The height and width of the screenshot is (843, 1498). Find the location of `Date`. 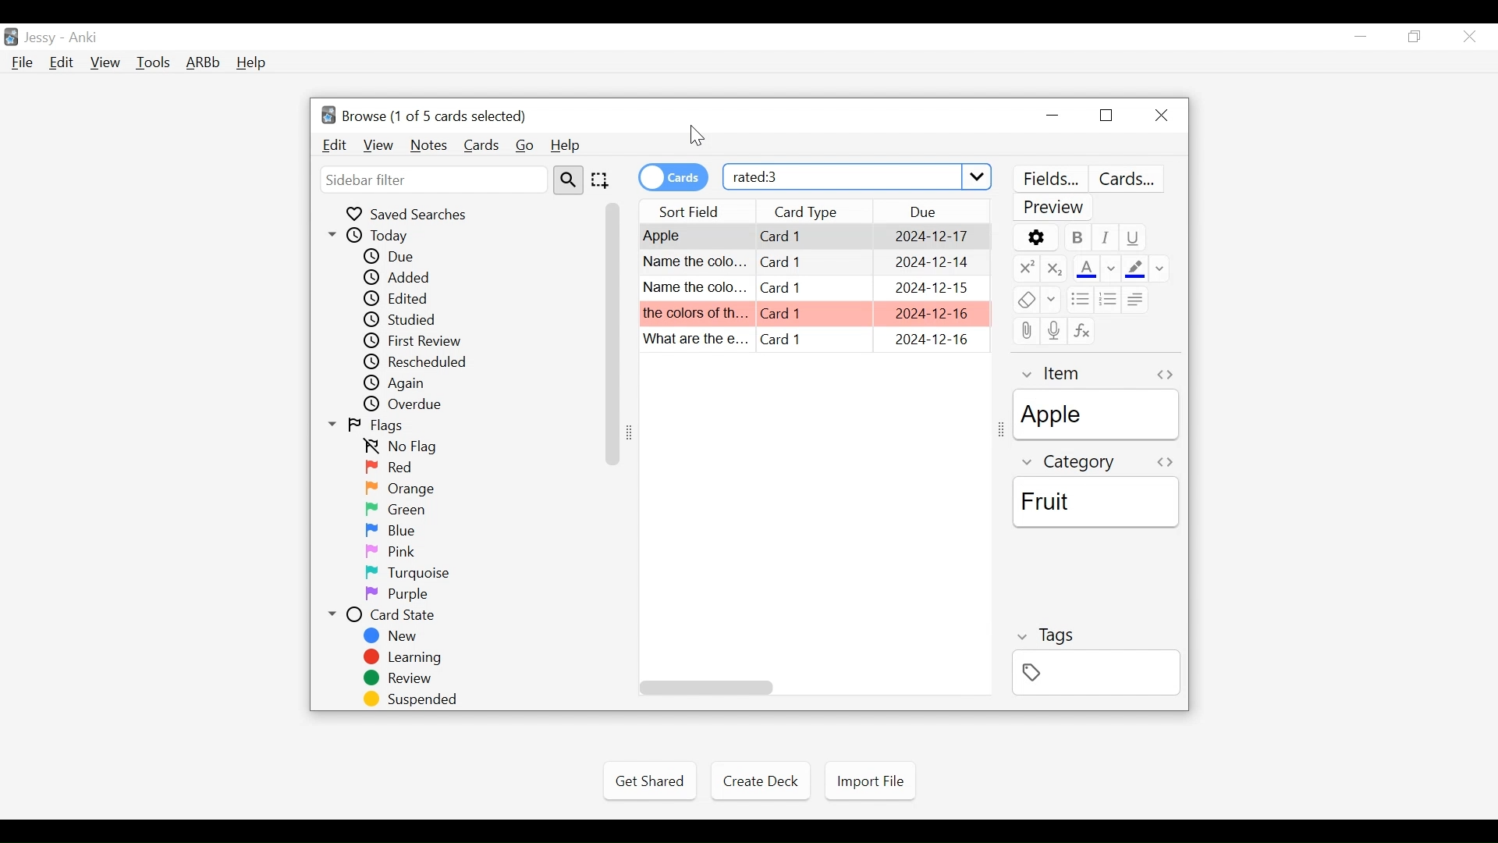

Date is located at coordinates (931, 289).